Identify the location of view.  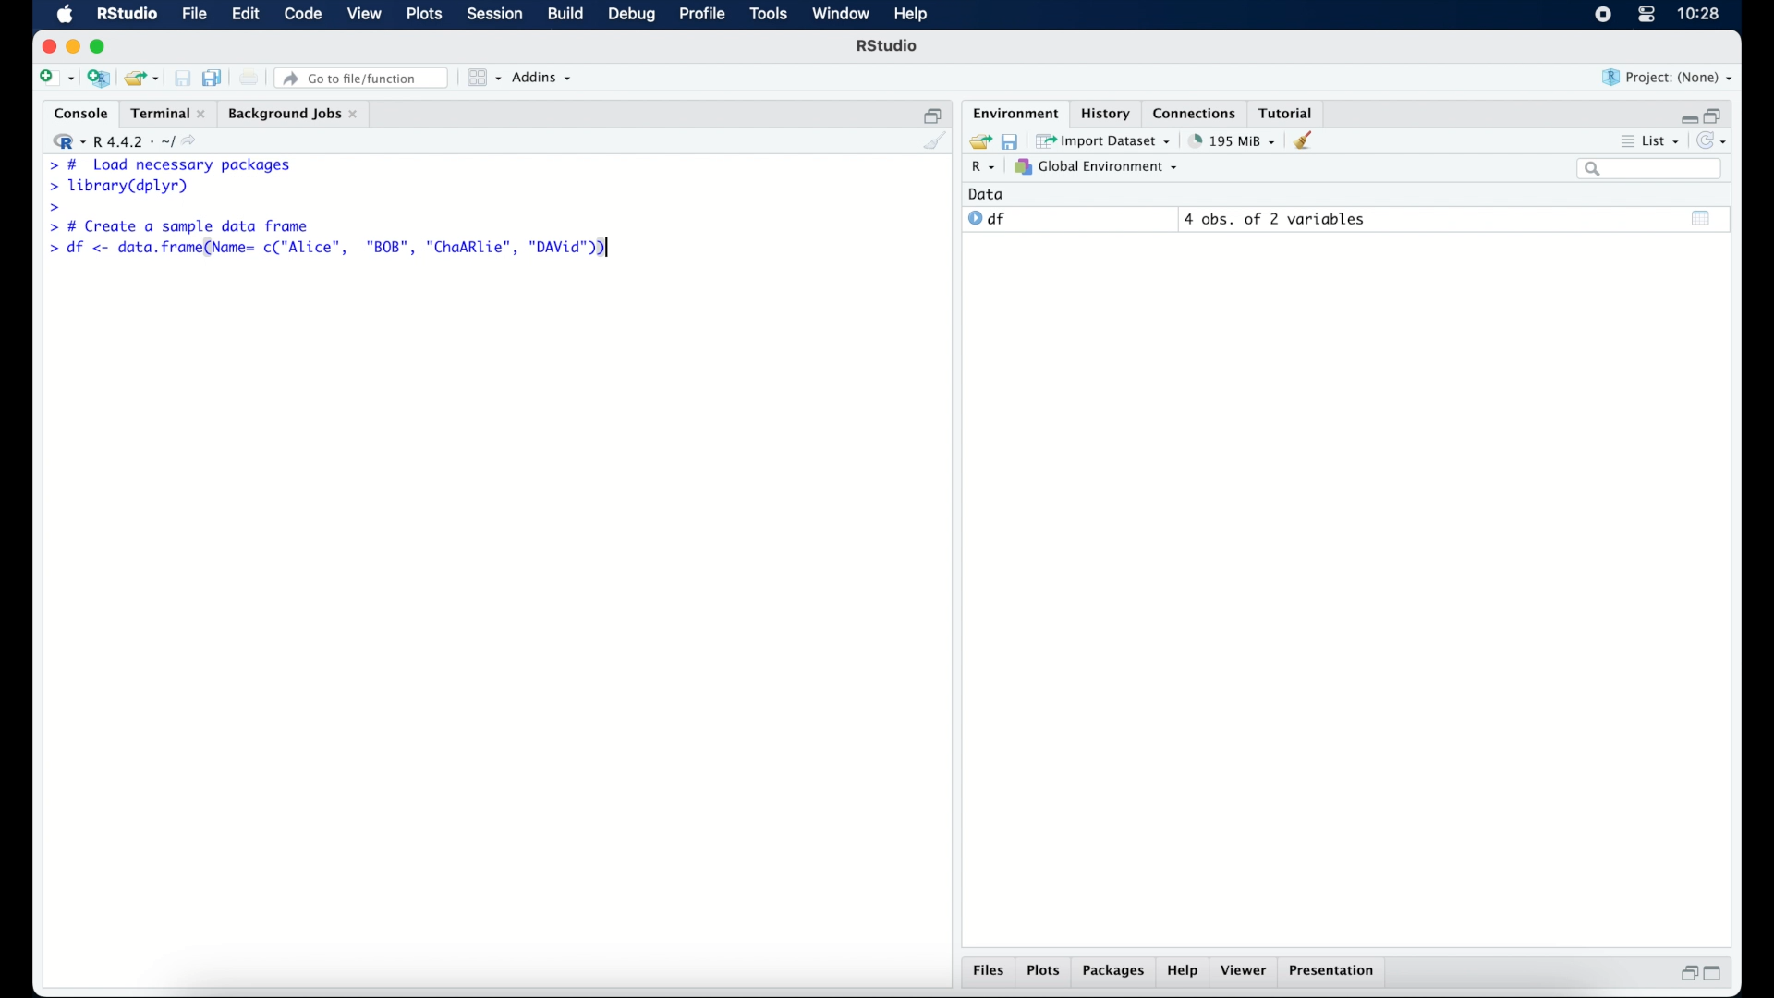
(365, 16).